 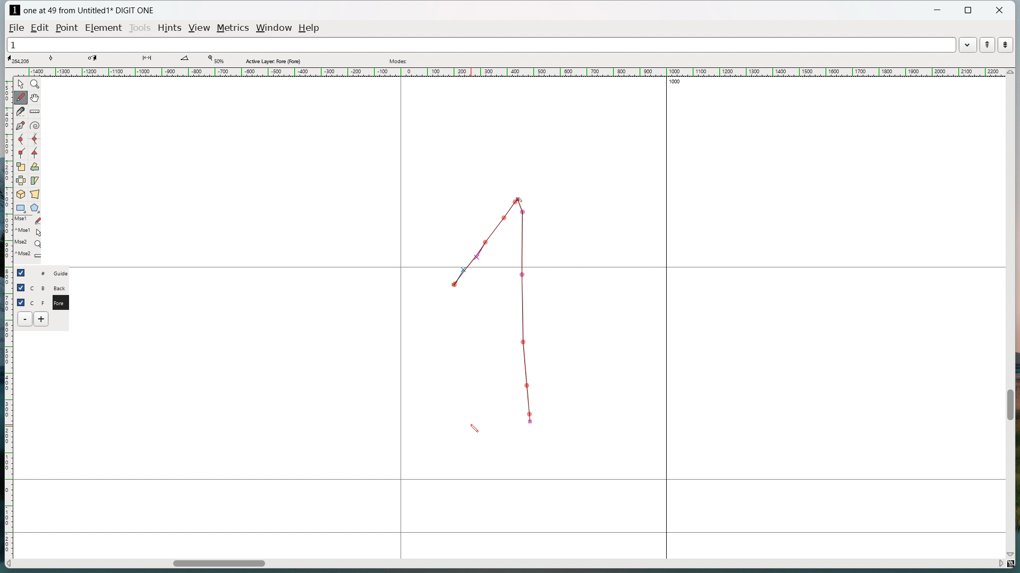 What do you see at coordinates (679, 83) in the screenshot?
I see `1000` at bounding box center [679, 83].